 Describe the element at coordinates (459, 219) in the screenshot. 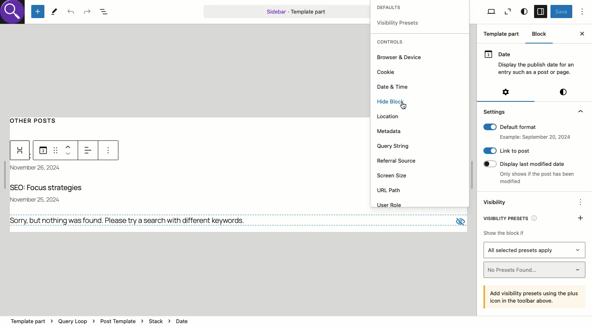

I see `view` at that location.